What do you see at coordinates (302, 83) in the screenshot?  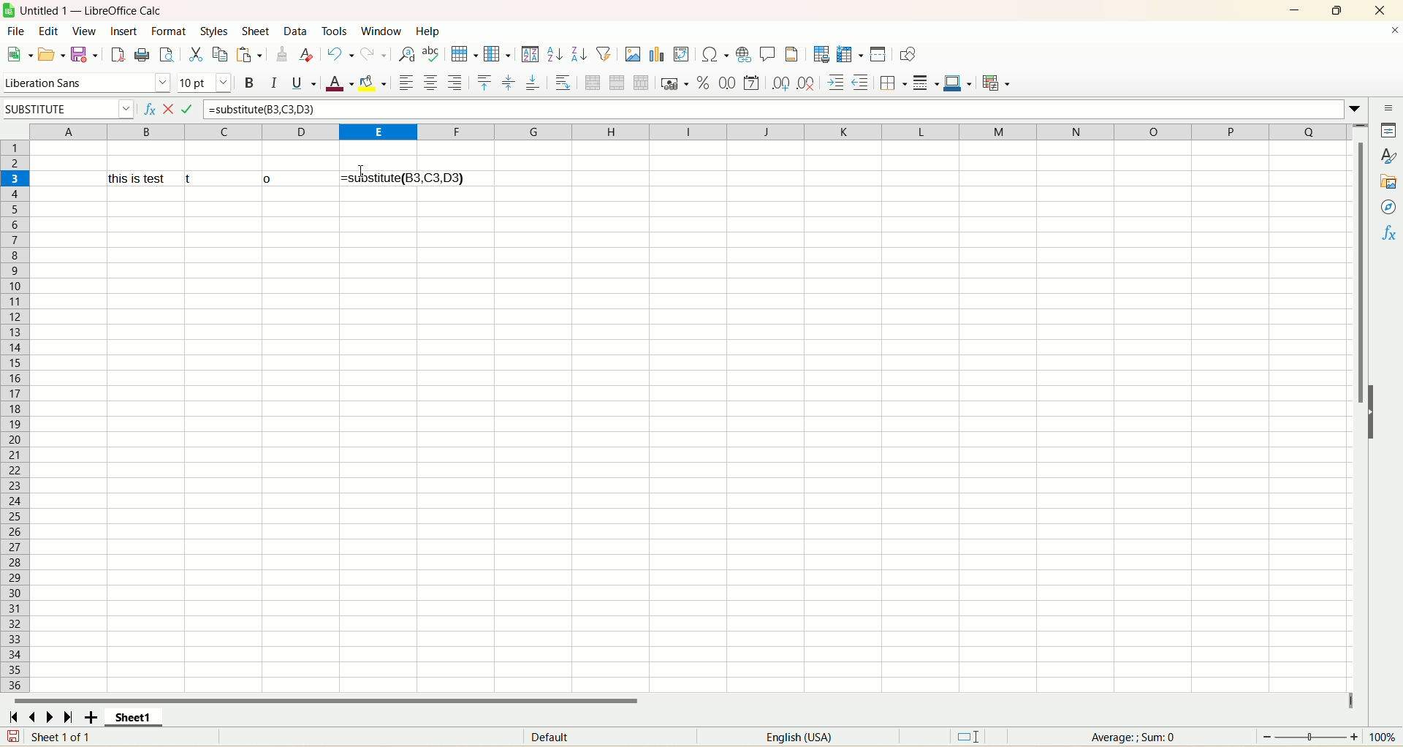 I see `underline` at bounding box center [302, 83].